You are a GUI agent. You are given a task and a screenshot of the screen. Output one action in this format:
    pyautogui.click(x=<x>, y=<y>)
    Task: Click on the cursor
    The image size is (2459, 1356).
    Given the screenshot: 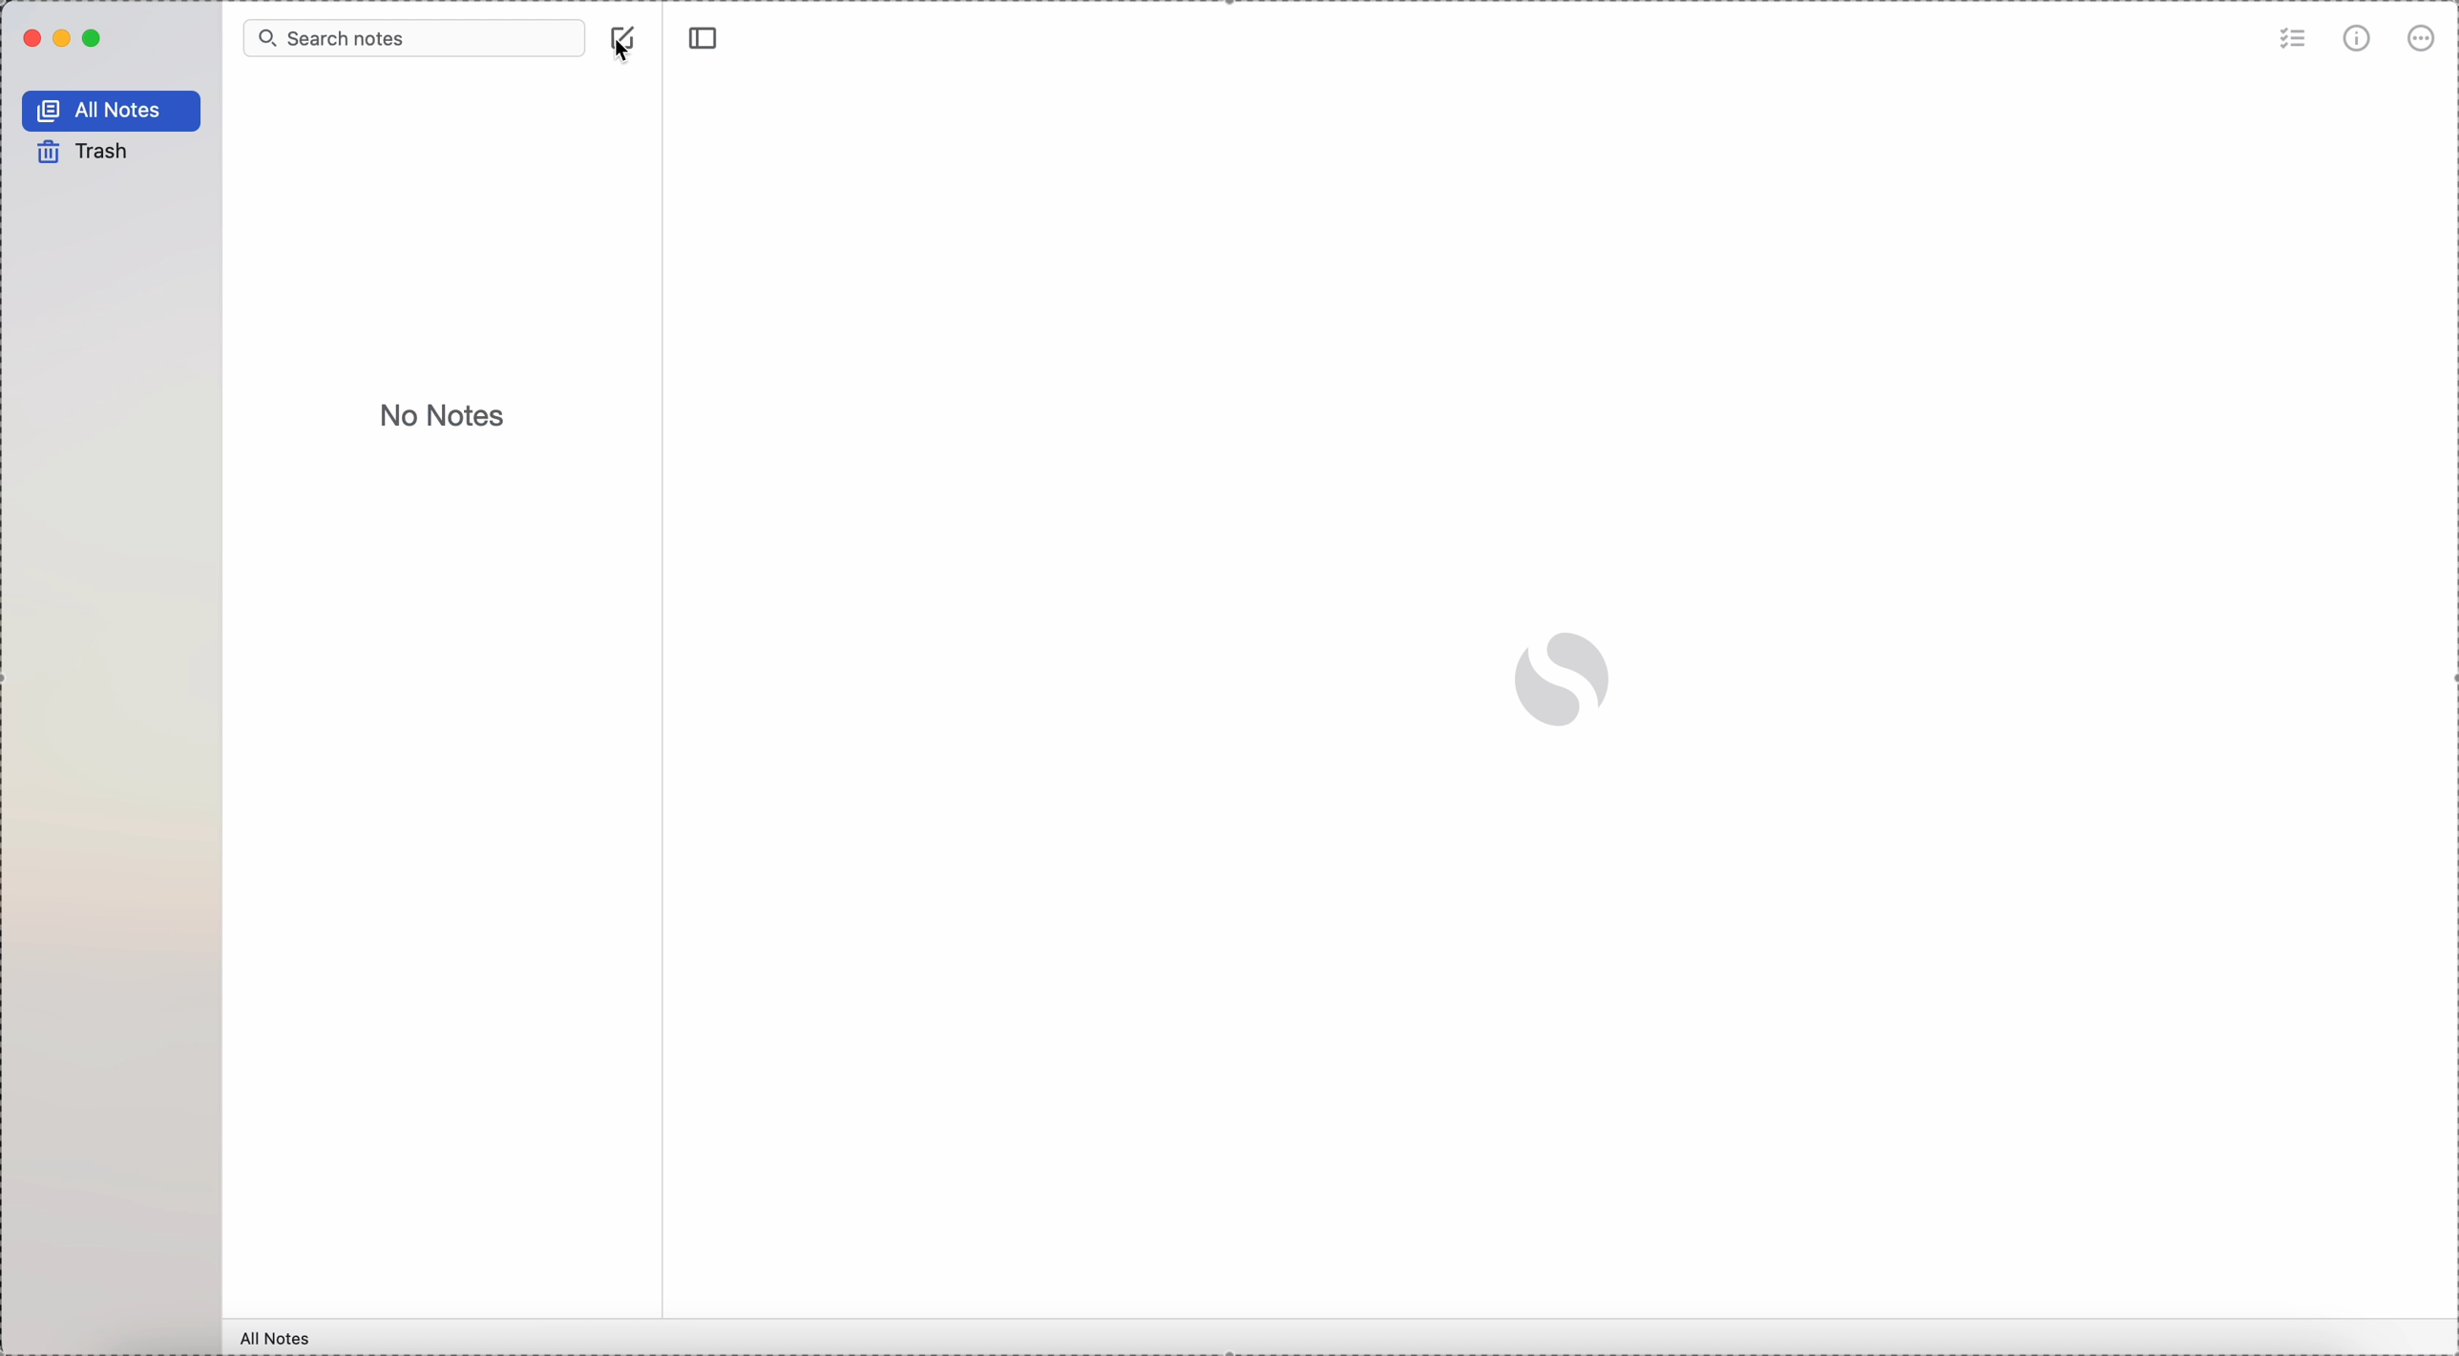 What is the action you would take?
    pyautogui.click(x=625, y=53)
    